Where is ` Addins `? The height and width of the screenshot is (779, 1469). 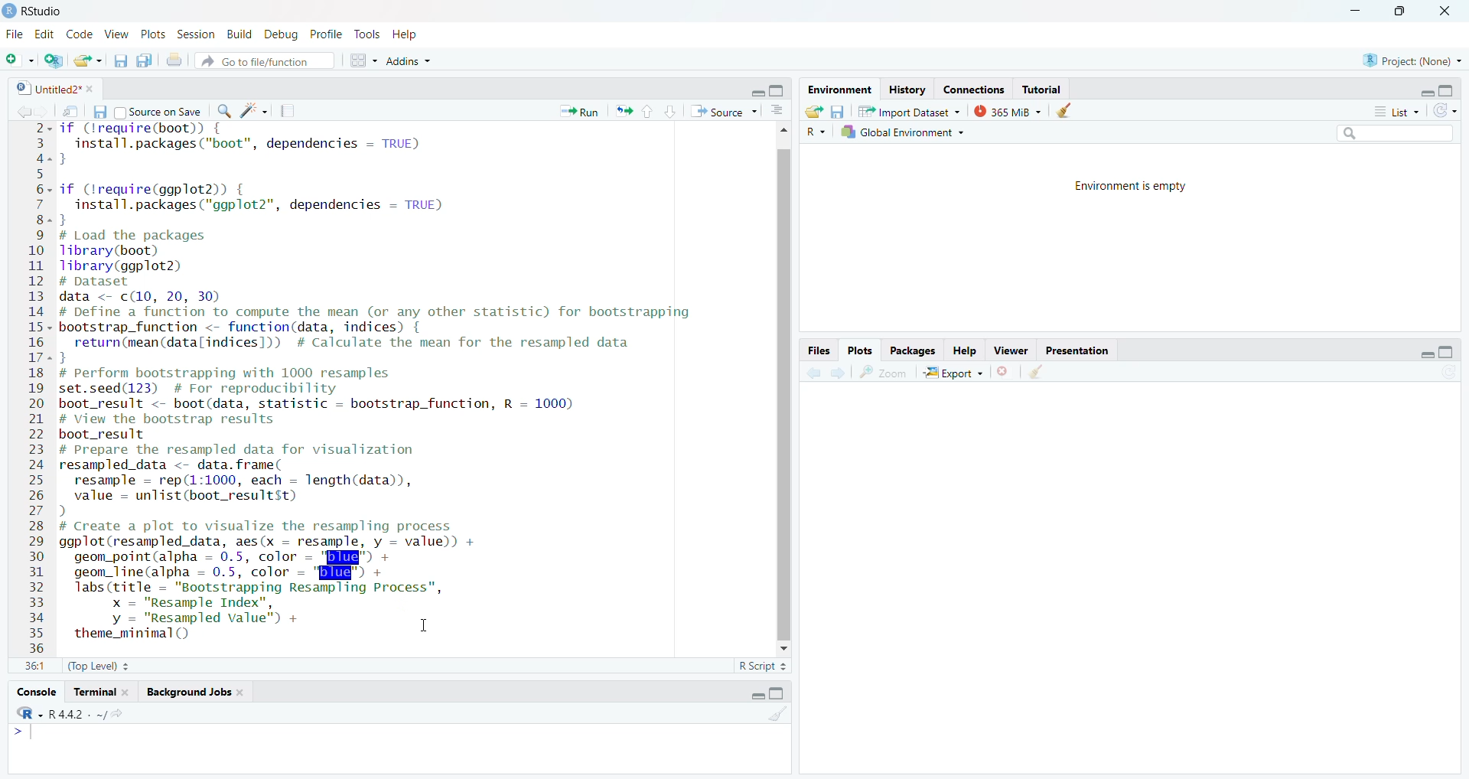
 Addins  is located at coordinates (411, 60).